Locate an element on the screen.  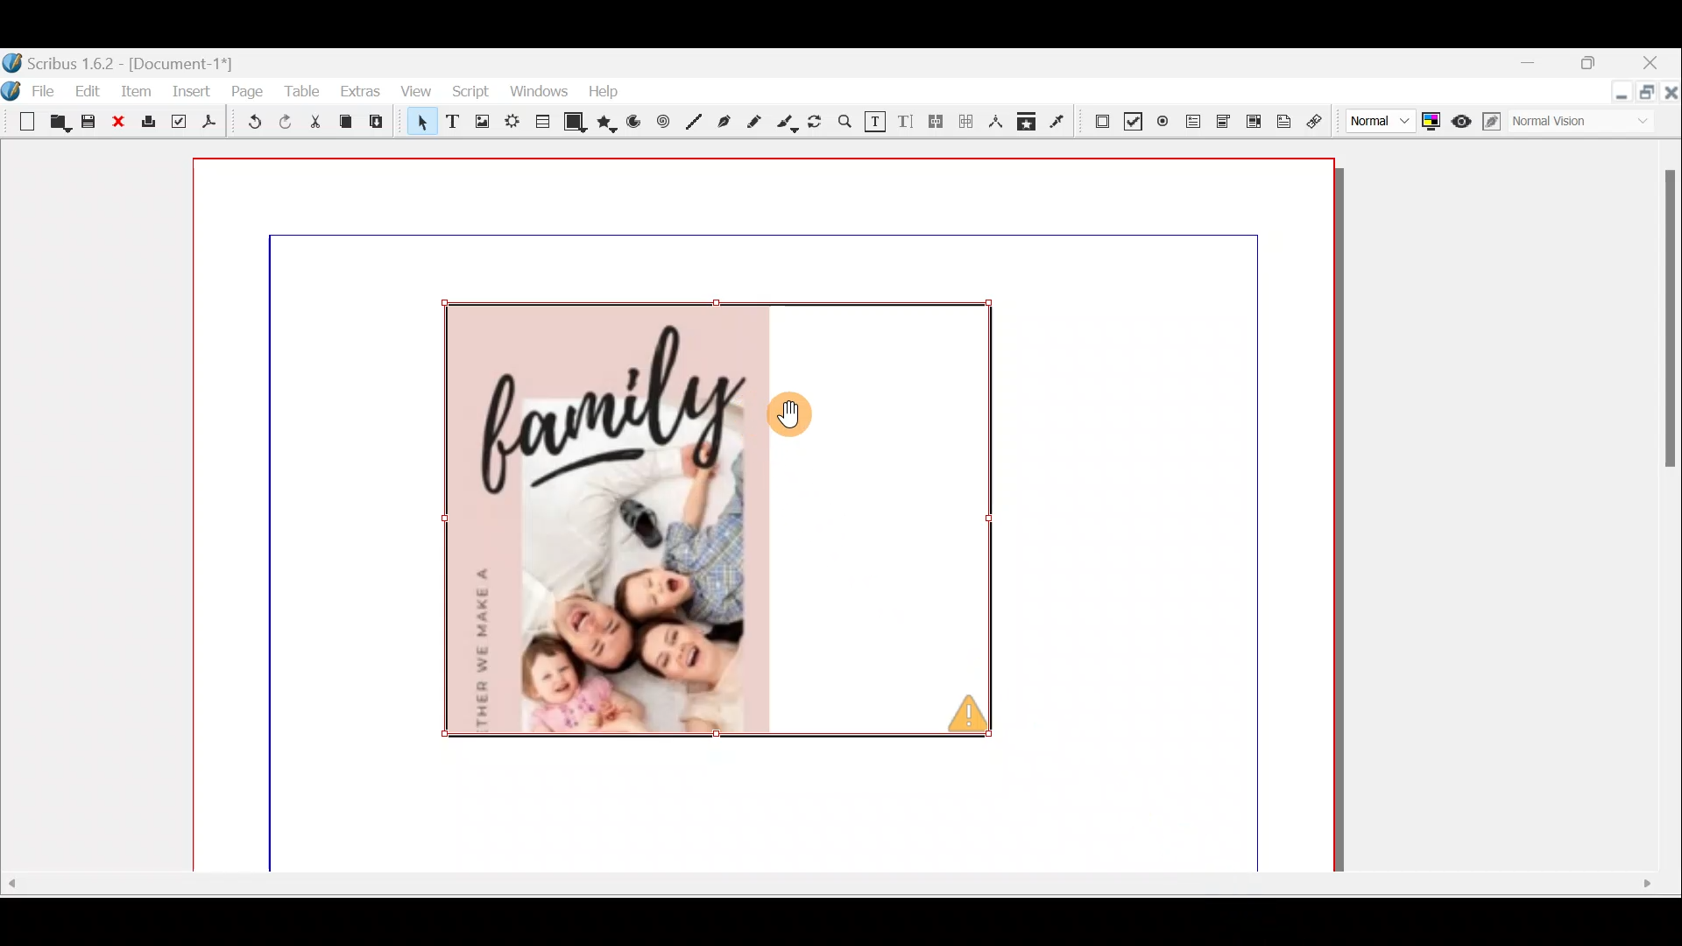
Cut is located at coordinates (314, 124).